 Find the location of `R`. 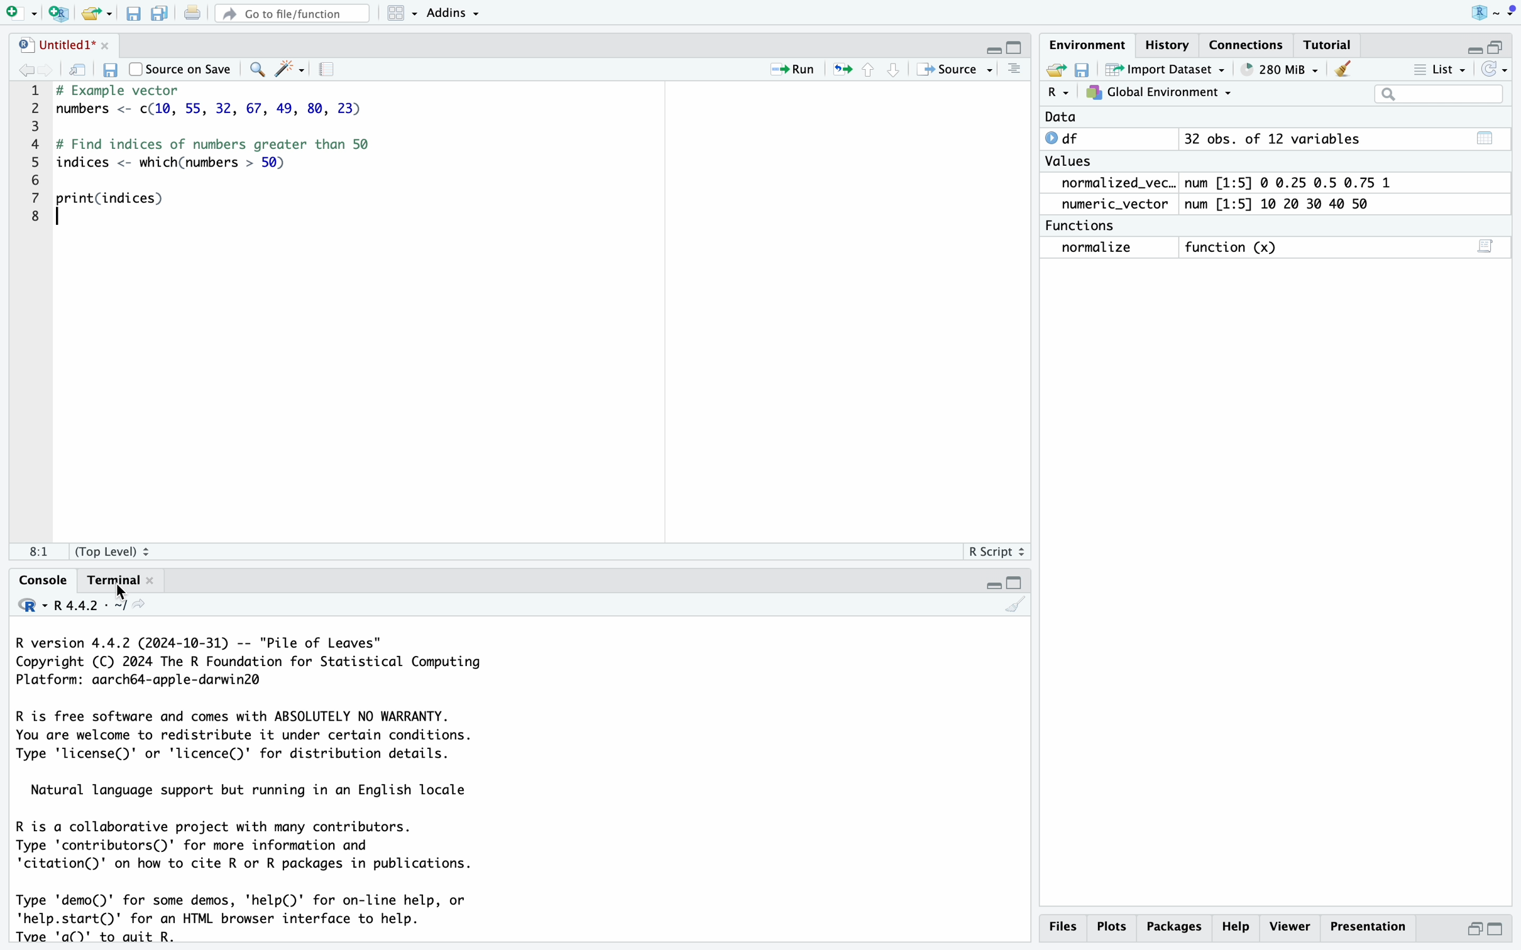

R is located at coordinates (1485, 11).